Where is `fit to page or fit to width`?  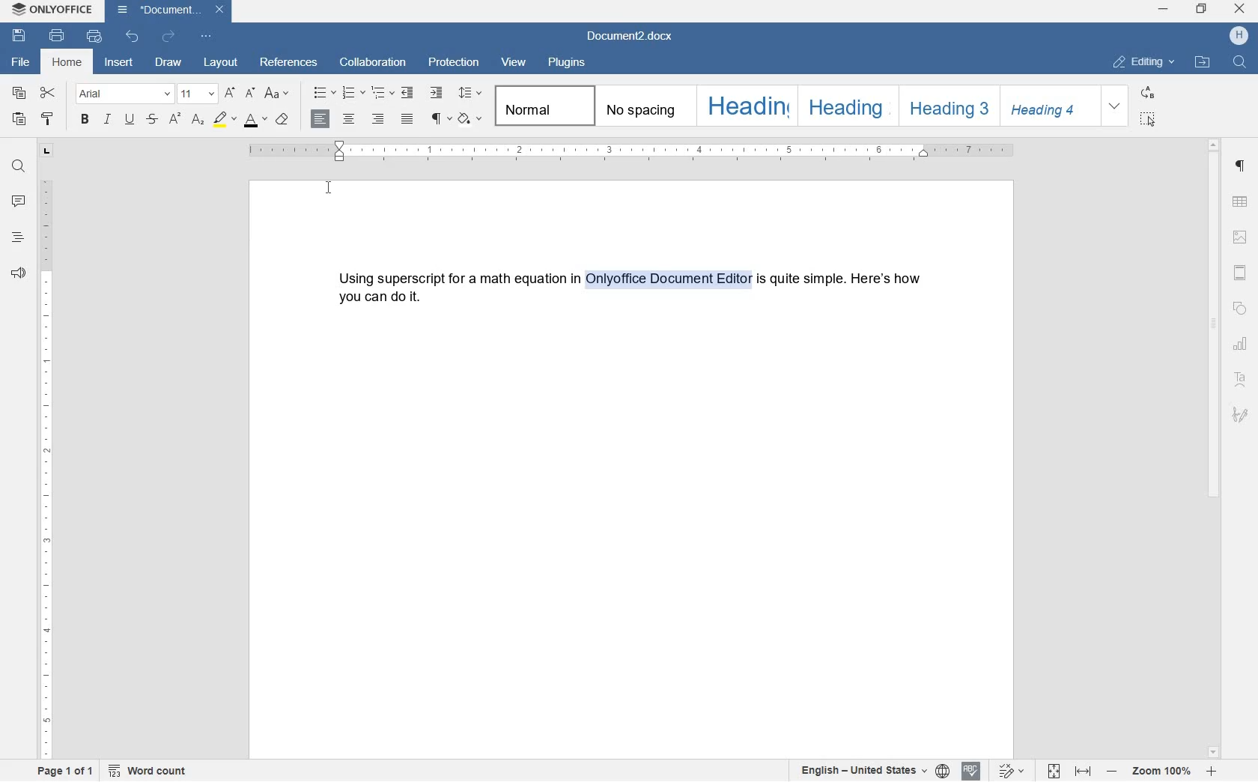
fit to page or fit to width is located at coordinates (1072, 771).